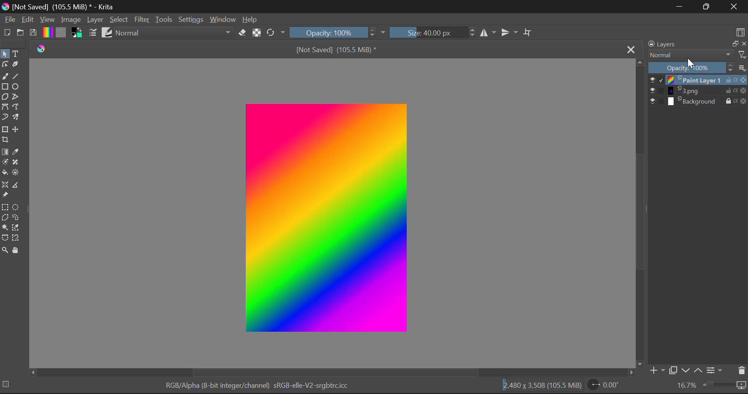  Describe the element at coordinates (6, 140) in the screenshot. I see `Crop` at that location.